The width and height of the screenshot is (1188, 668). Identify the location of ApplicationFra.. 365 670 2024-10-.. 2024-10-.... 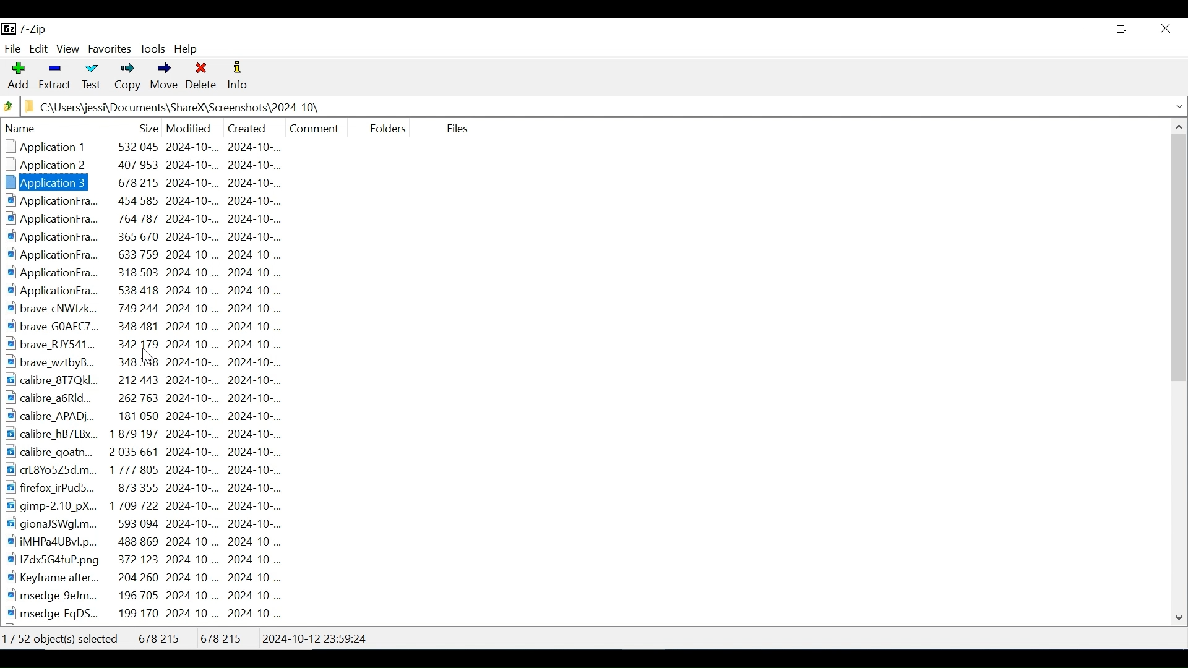
(152, 236).